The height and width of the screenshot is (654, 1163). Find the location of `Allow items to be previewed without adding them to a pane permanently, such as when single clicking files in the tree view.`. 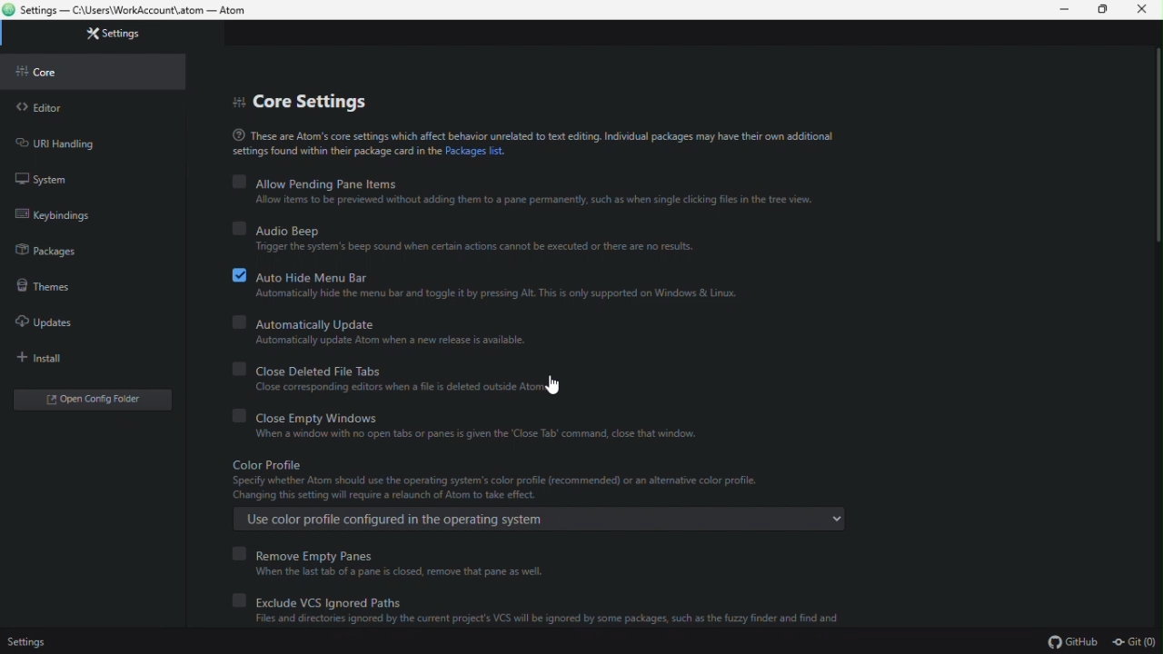

Allow items to be previewed without adding them to a pane permanently, such as when single clicking files in the tree view. is located at coordinates (526, 200).